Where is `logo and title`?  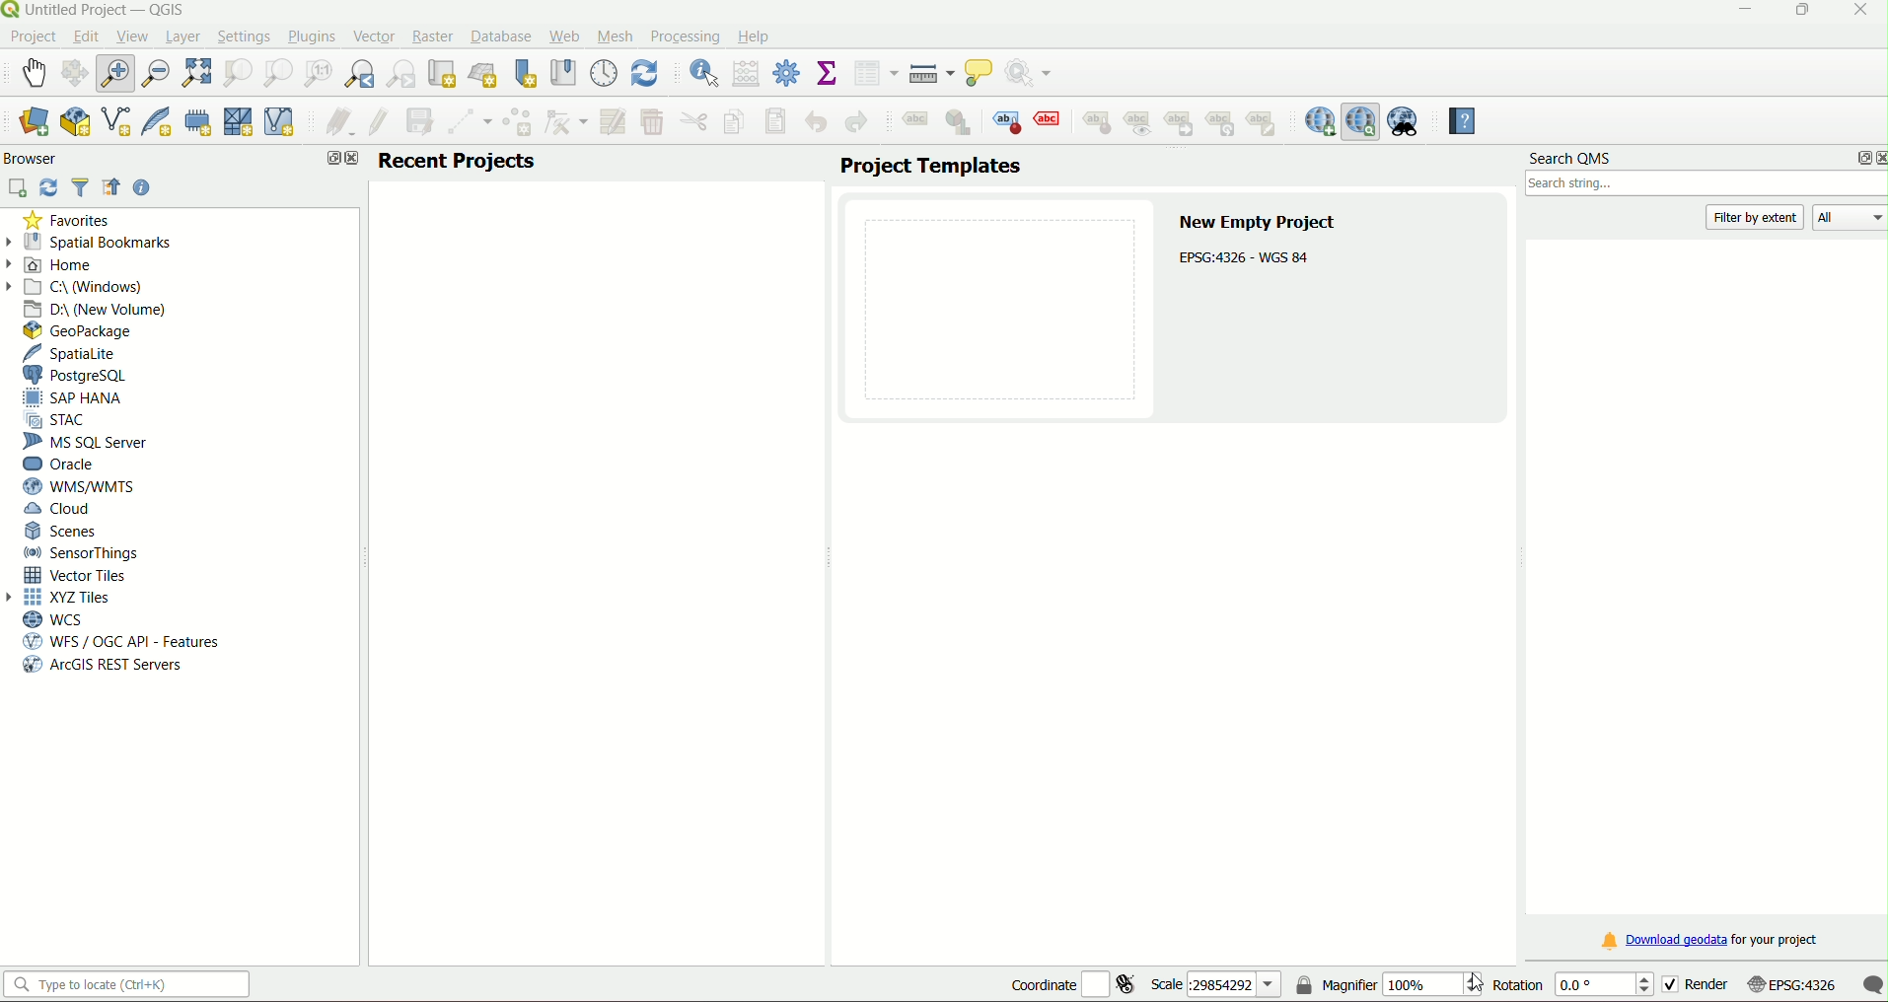
logo and title is located at coordinates (97, 10).